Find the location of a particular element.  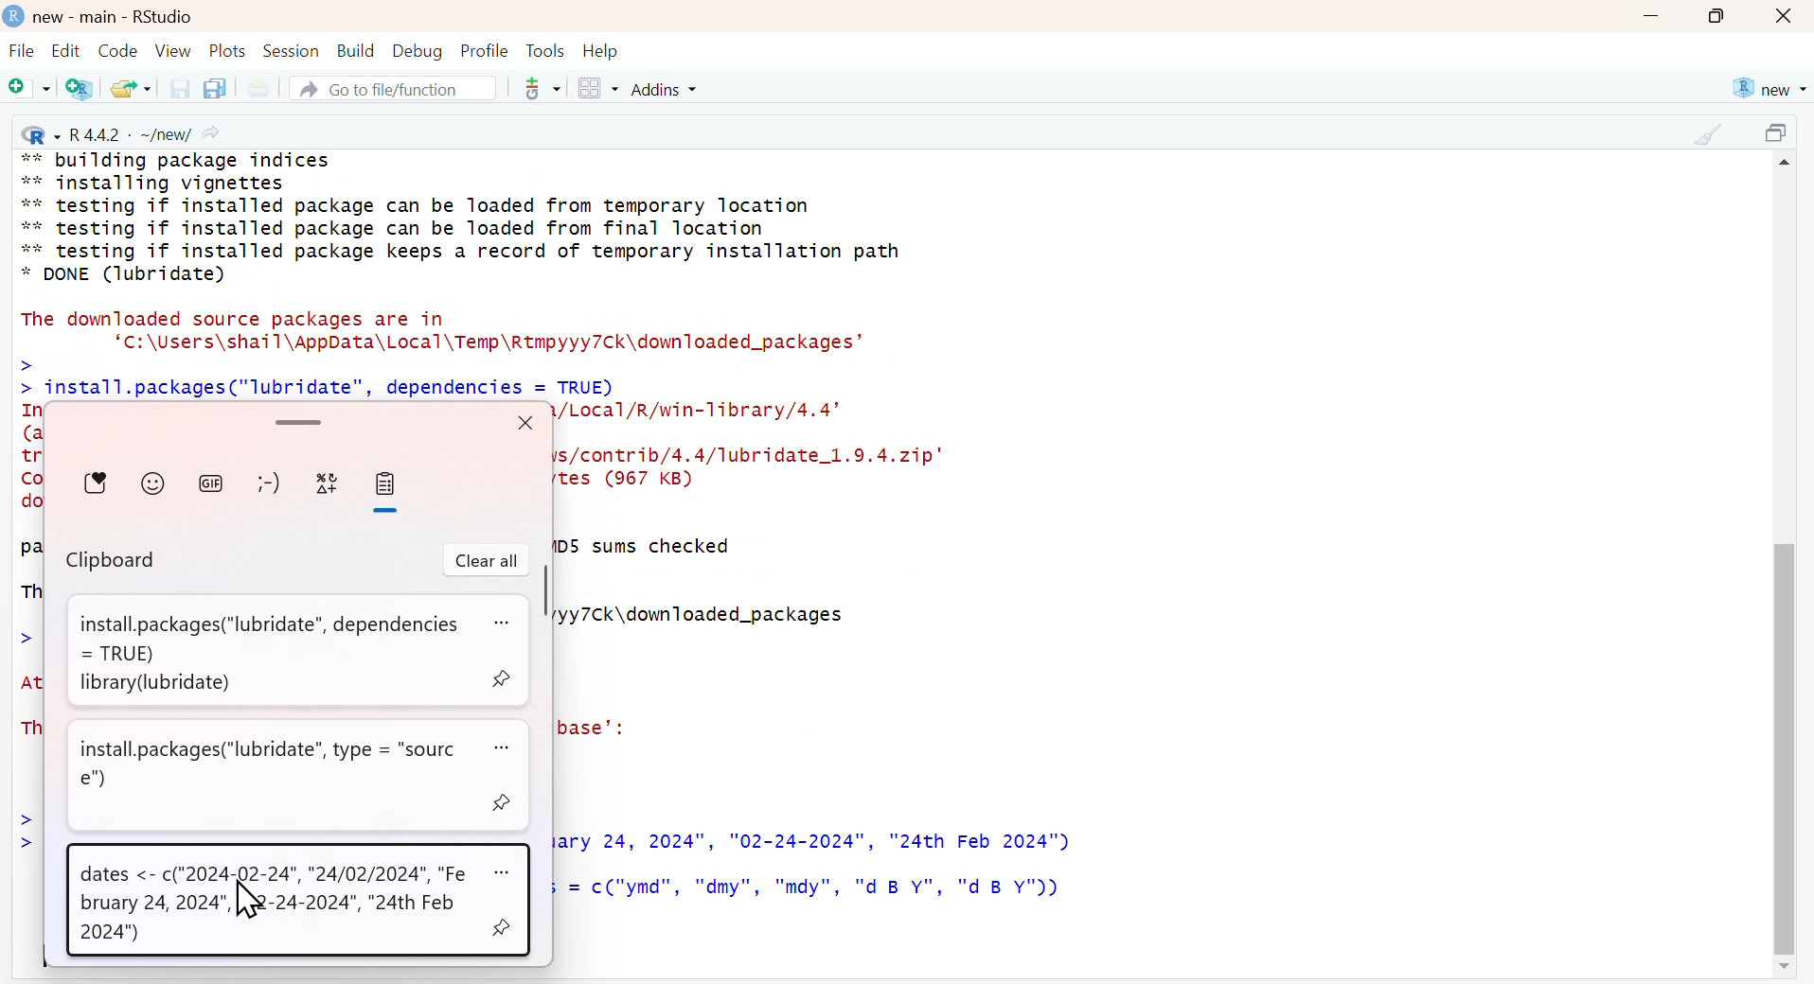

Go to file/function is located at coordinates (391, 88).